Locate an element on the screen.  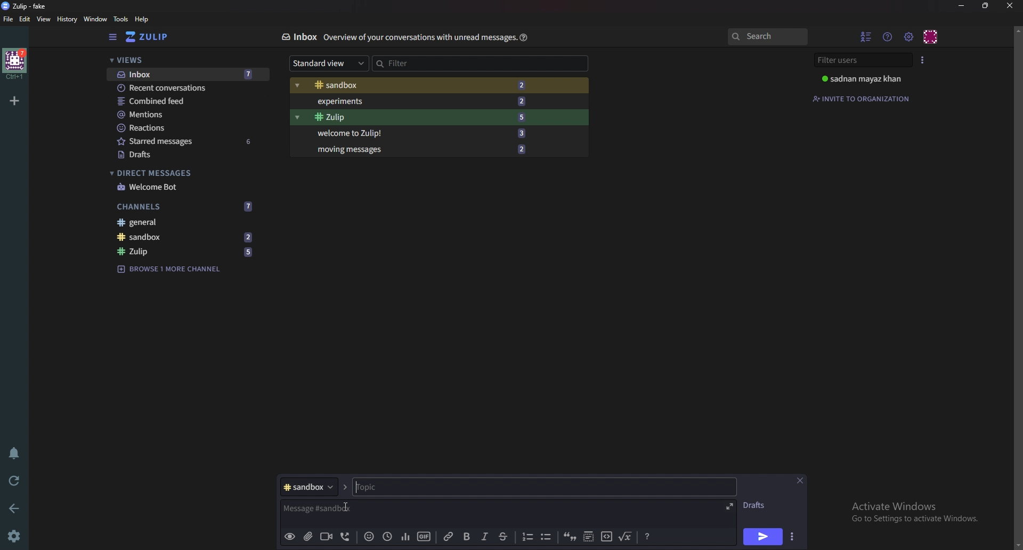
Filter users is located at coordinates (865, 60).